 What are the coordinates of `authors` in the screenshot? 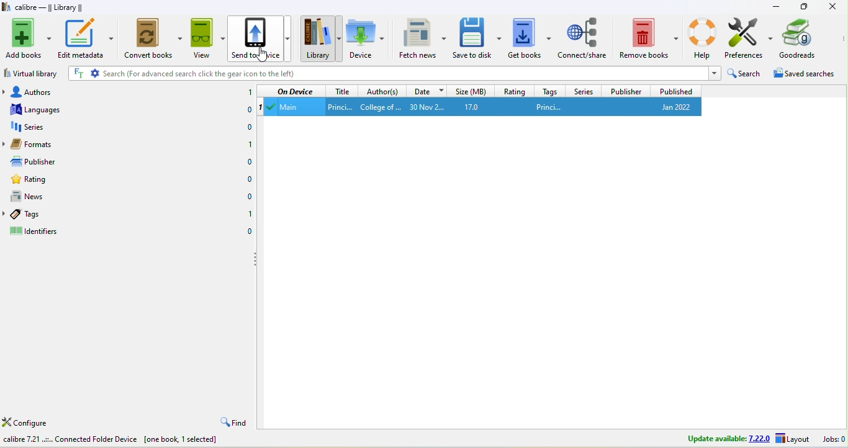 It's located at (115, 92).